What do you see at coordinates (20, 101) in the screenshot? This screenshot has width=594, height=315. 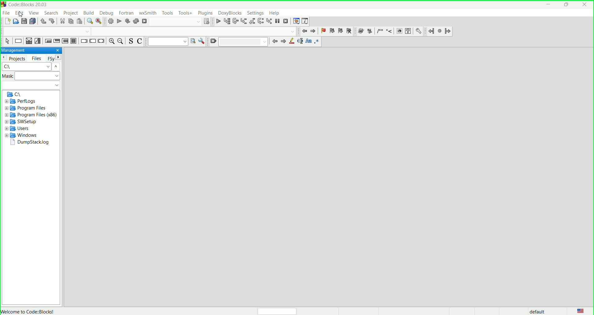 I see `perflogs` at bounding box center [20, 101].